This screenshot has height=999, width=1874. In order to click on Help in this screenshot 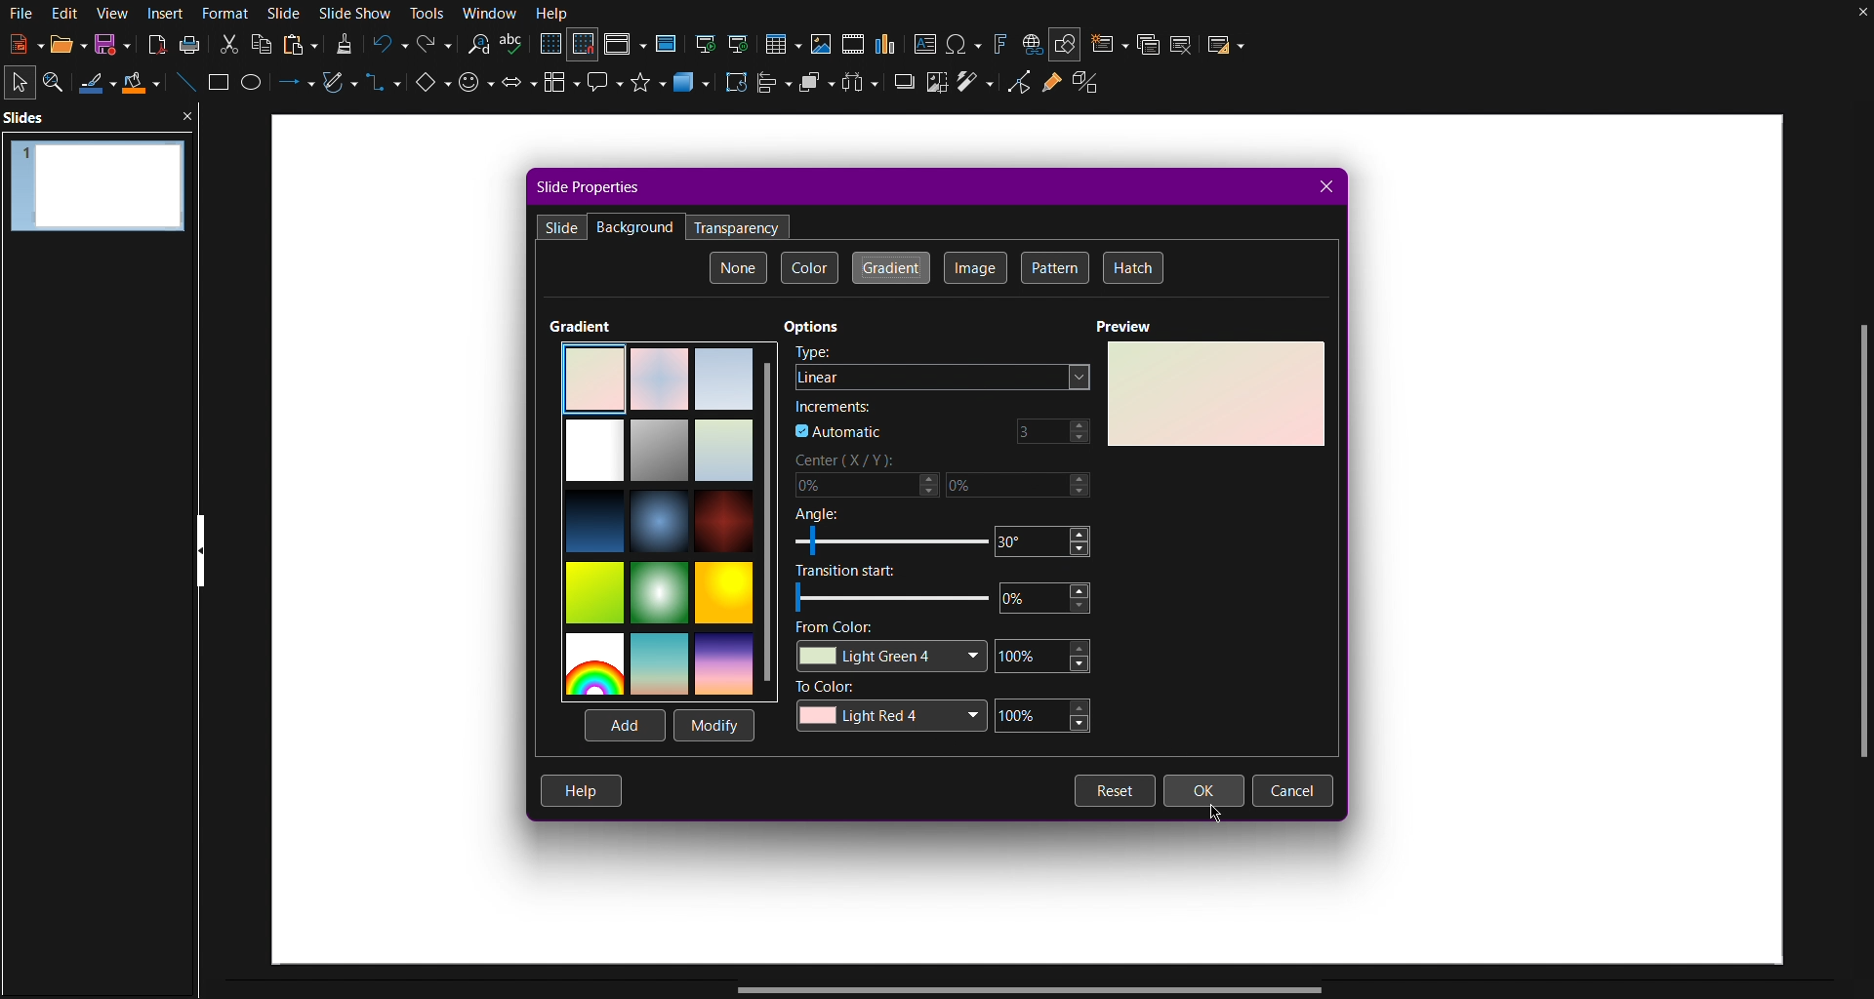, I will do `click(582, 790)`.